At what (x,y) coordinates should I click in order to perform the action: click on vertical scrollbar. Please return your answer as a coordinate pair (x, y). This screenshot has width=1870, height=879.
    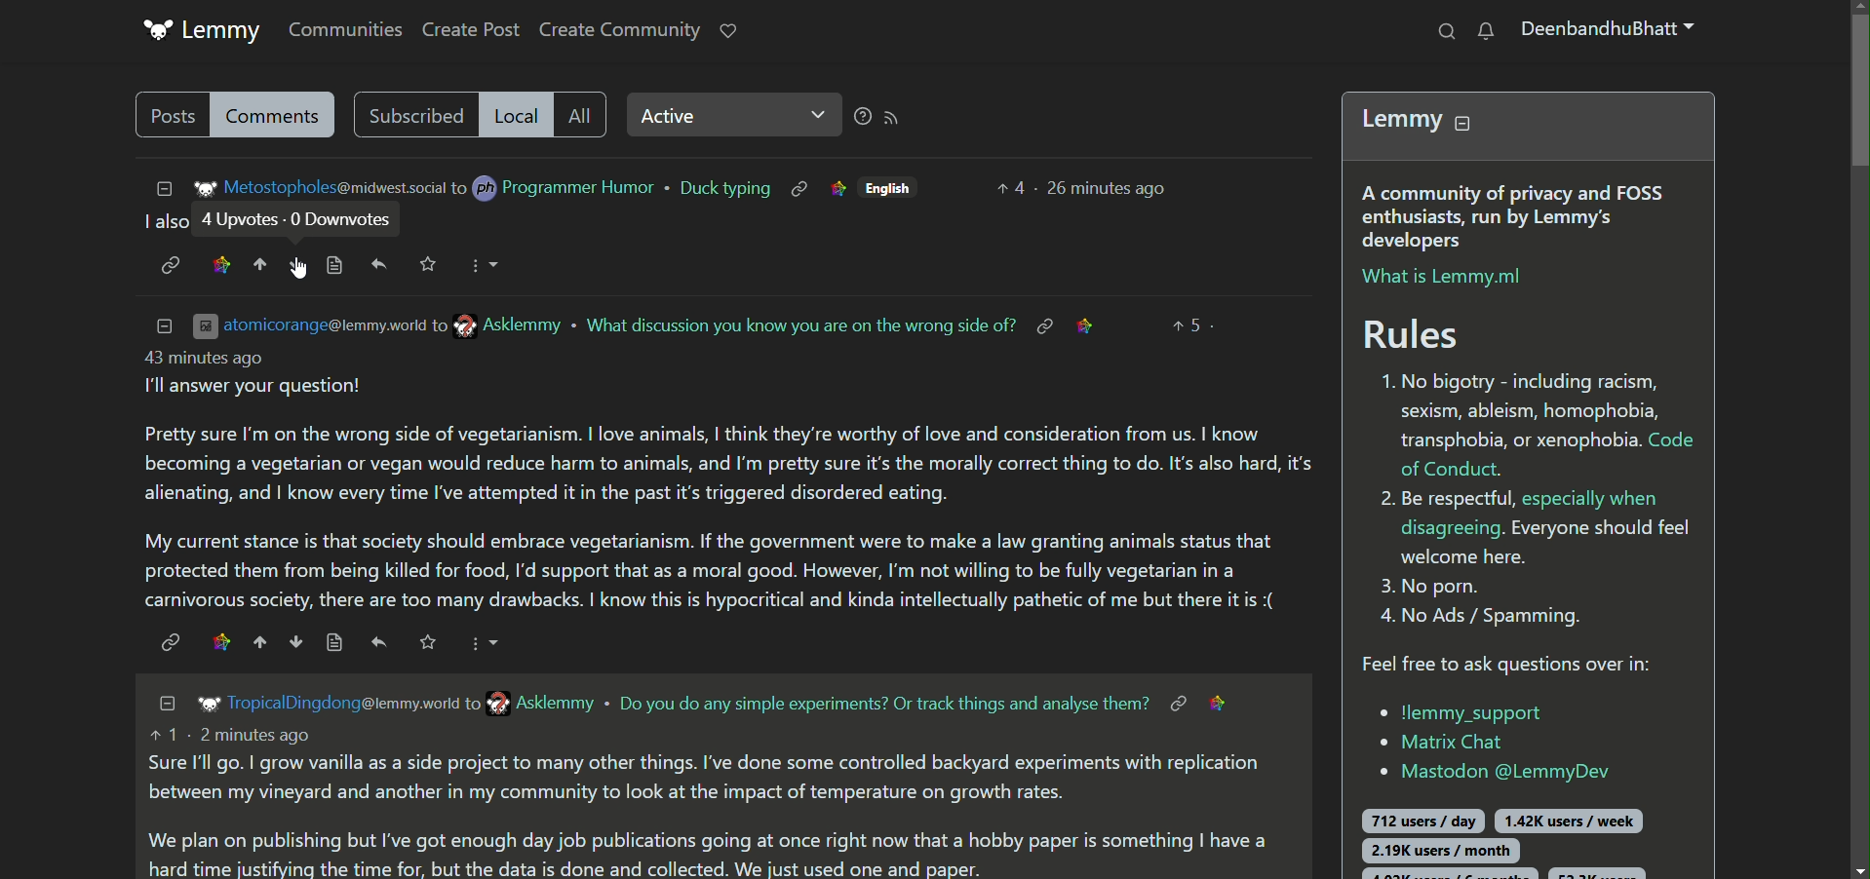
    Looking at the image, I should click on (1856, 439).